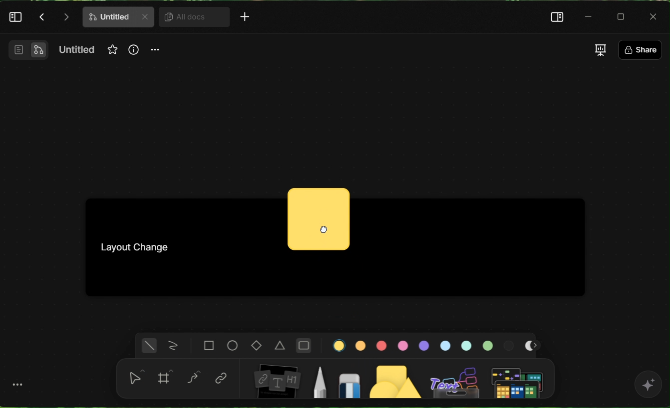 The width and height of the screenshot is (670, 408). Describe the element at coordinates (208, 345) in the screenshot. I see `square` at that location.